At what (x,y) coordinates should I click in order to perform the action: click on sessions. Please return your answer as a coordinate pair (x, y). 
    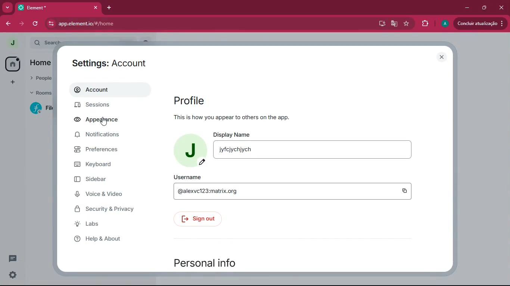
    Looking at the image, I should click on (104, 105).